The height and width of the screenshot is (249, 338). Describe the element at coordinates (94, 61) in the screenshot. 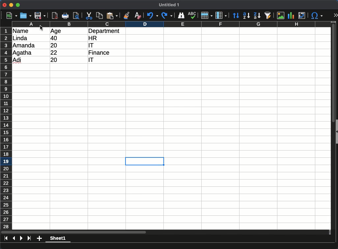

I see `it` at that location.